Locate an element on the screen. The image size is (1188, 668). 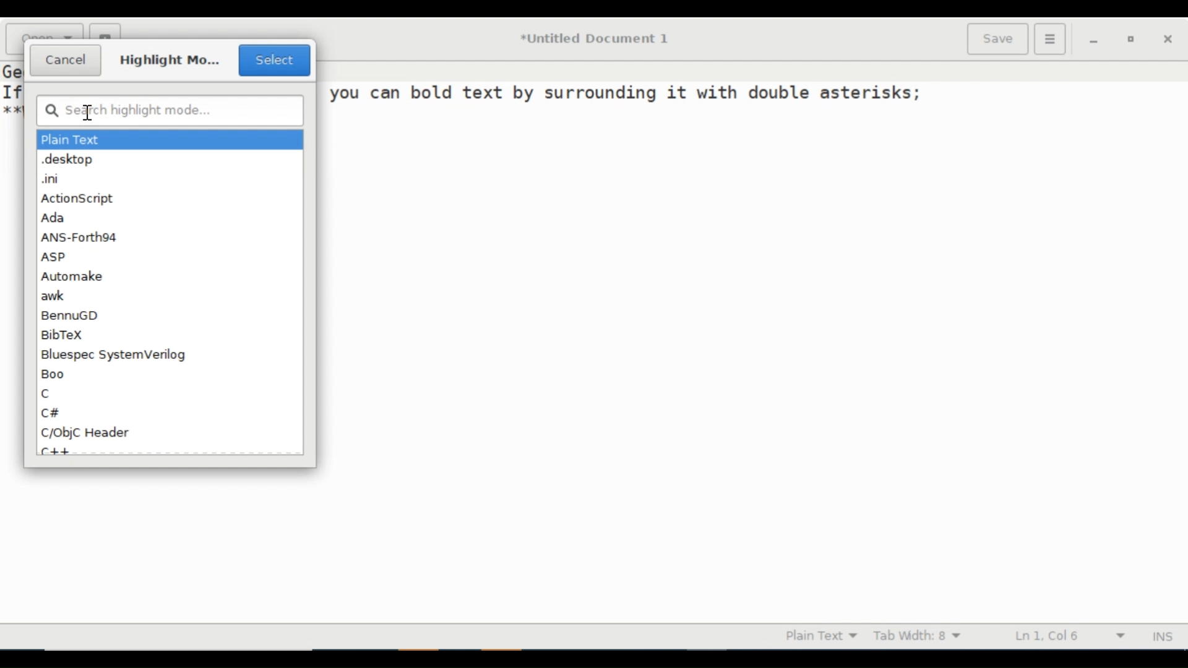
Highlight mode dropdown menu is located at coordinates (824, 635).